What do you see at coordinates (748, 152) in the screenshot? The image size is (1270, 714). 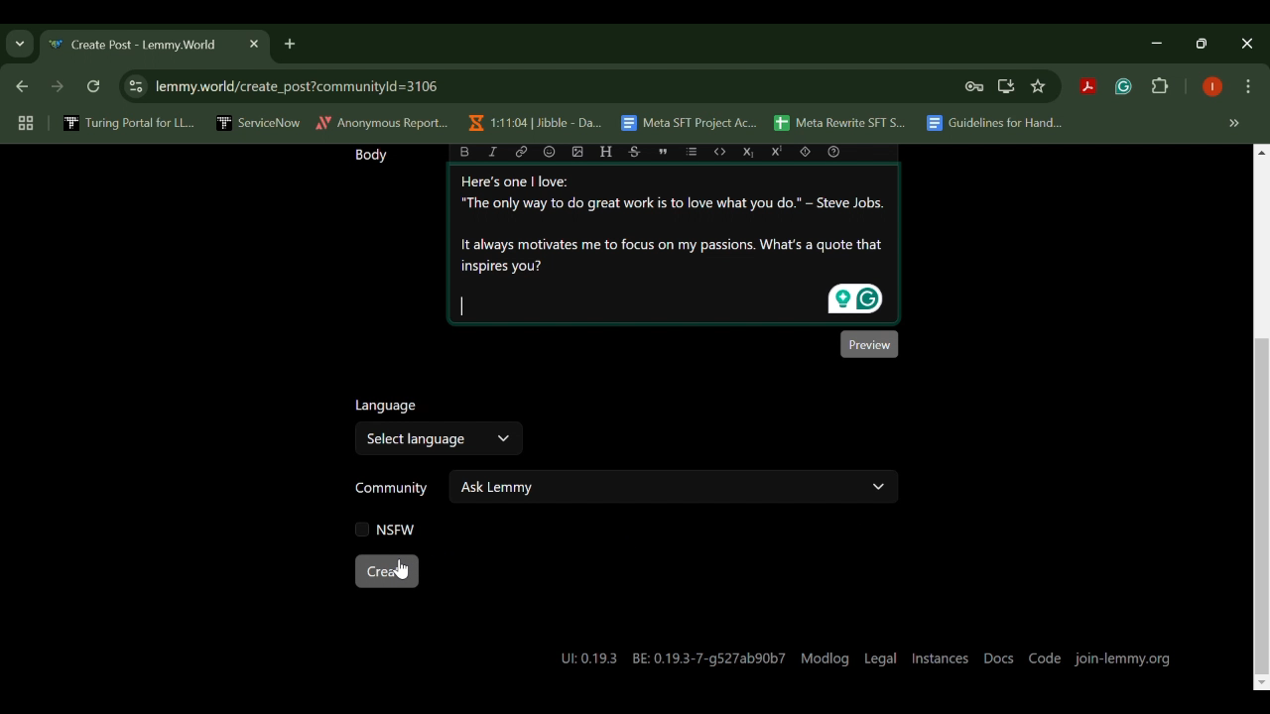 I see `Subscript` at bounding box center [748, 152].